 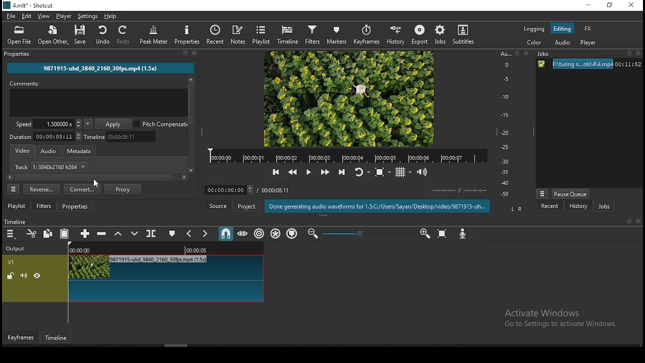 I want to click on recent, so click(x=550, y=206).